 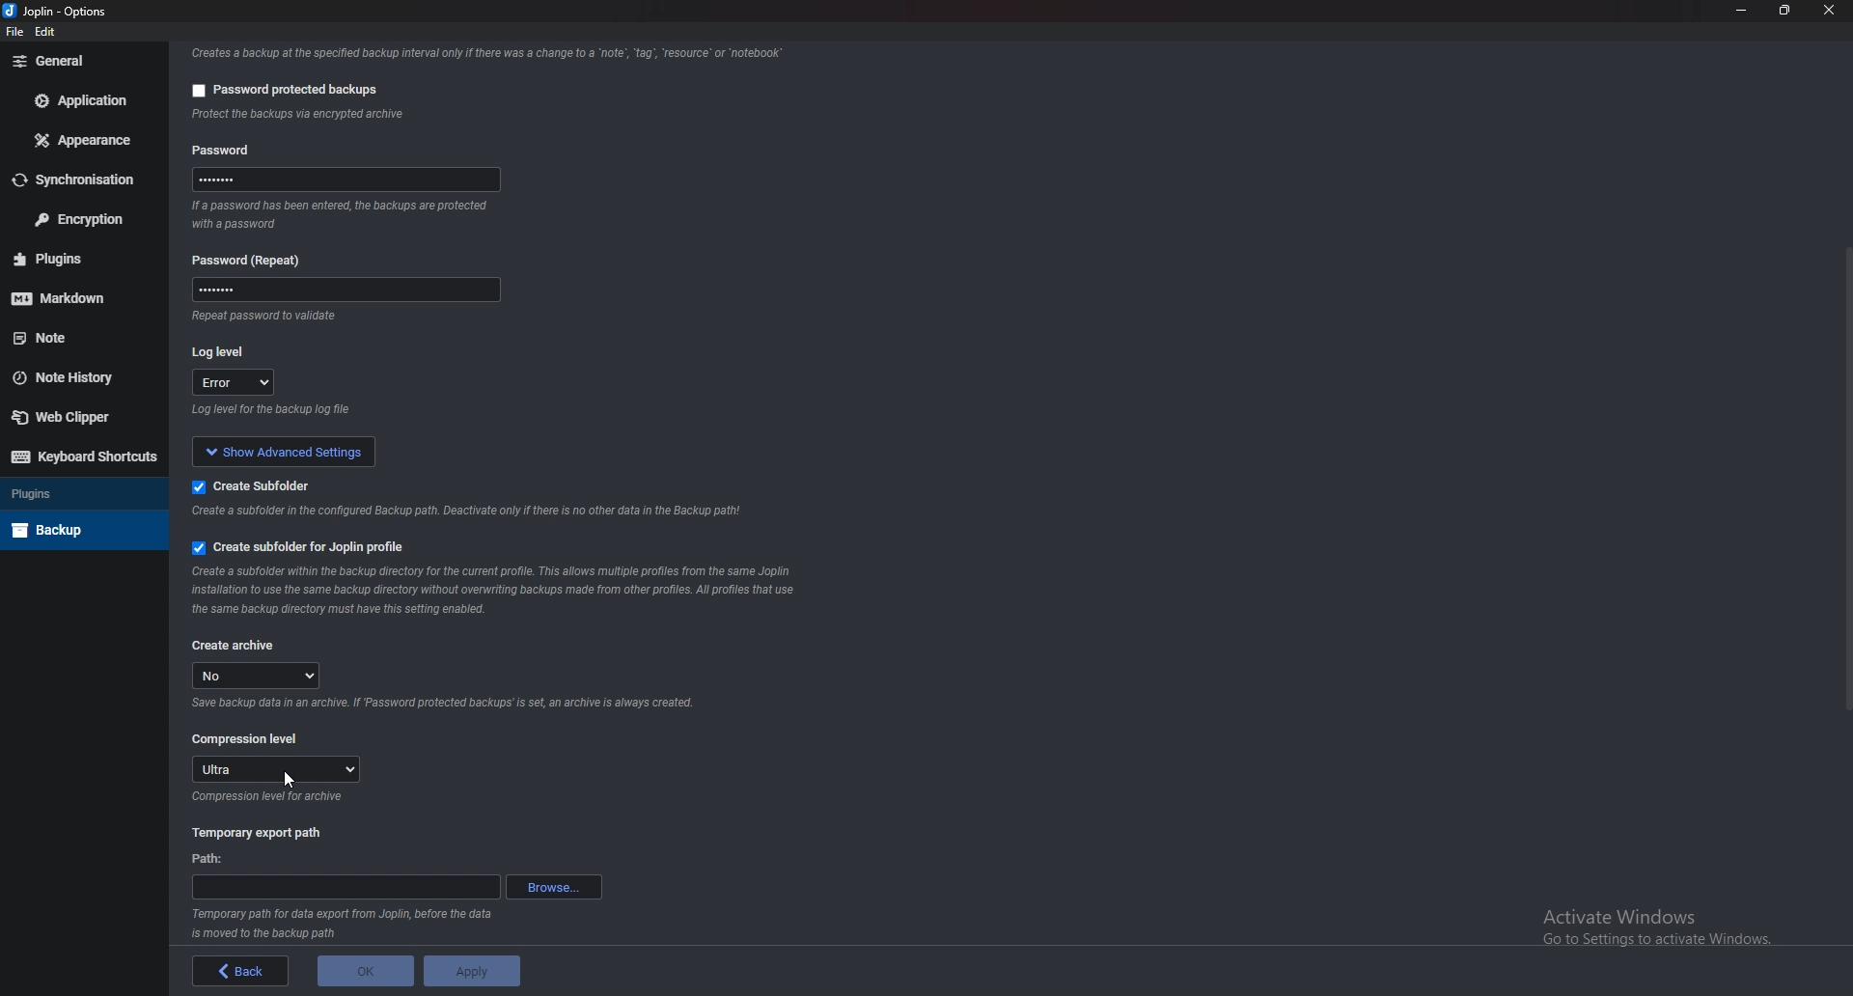 I want to click on Web clipper, so click(x=72, y=416).